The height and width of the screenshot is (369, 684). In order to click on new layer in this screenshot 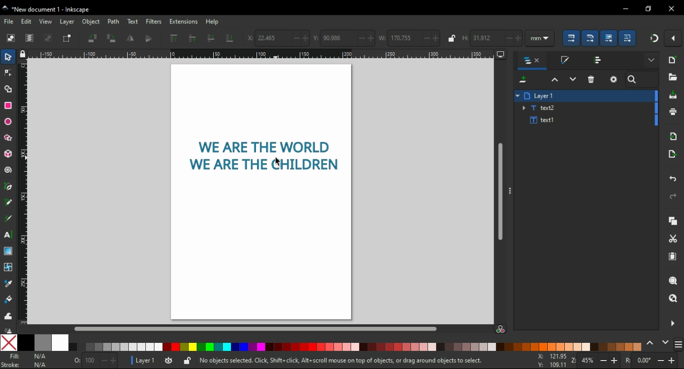, I will do `click(523, 79)`.